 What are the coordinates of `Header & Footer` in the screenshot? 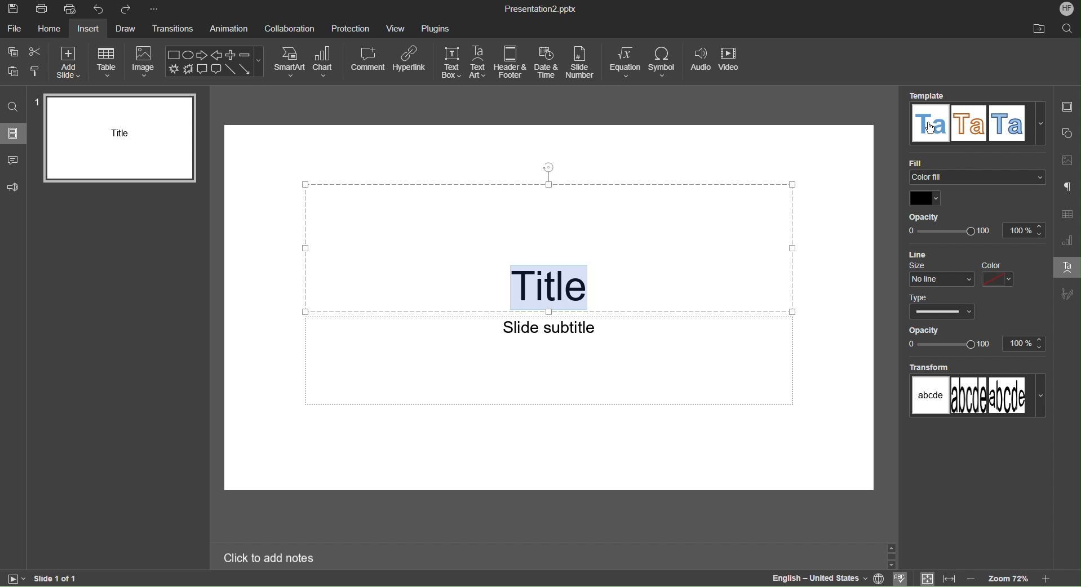 It's located at (511, 62).